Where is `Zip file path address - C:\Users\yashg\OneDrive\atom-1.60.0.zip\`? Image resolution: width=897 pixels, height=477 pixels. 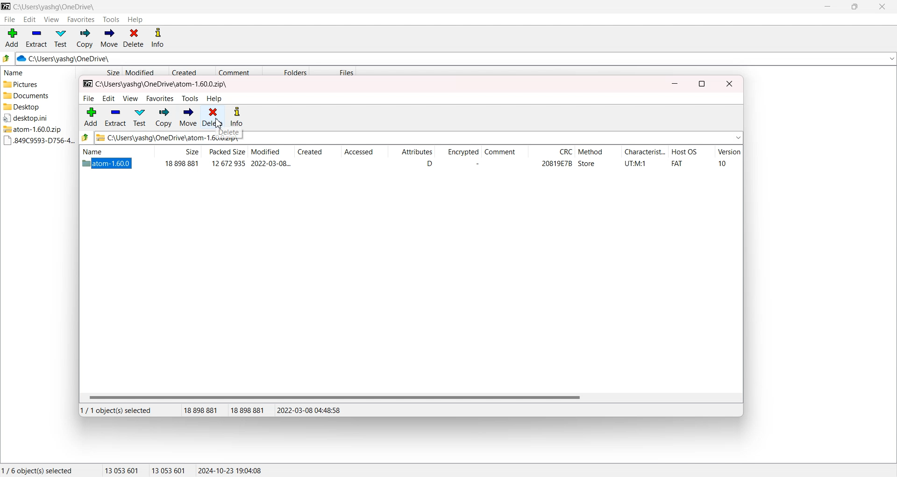 Zip file path address - C:\Users\yashg\OneDrive\atom-1.60.0.zip\ is located at coordinates (152, 137).